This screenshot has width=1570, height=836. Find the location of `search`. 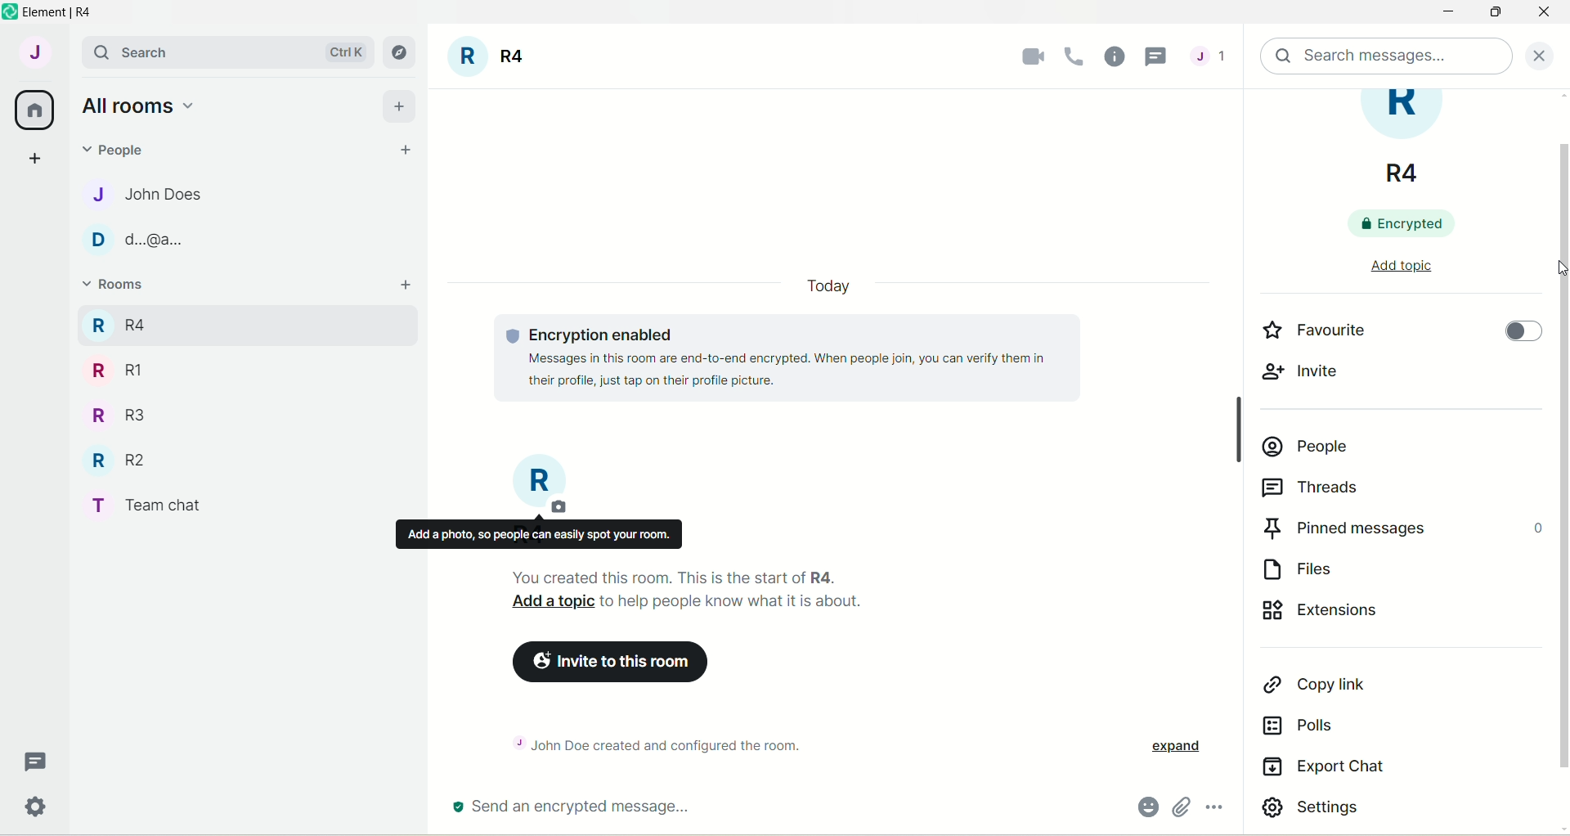

search is located at coordinates (146, 52).